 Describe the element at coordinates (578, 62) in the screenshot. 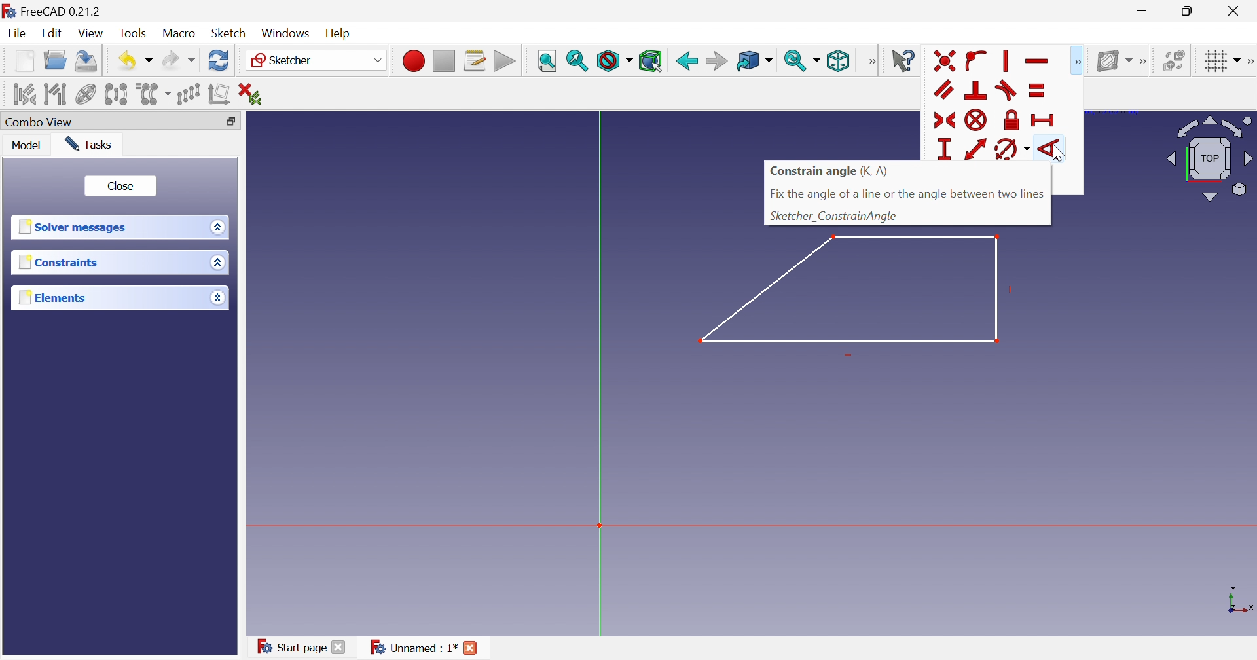

I see `Fit selection` at that location.